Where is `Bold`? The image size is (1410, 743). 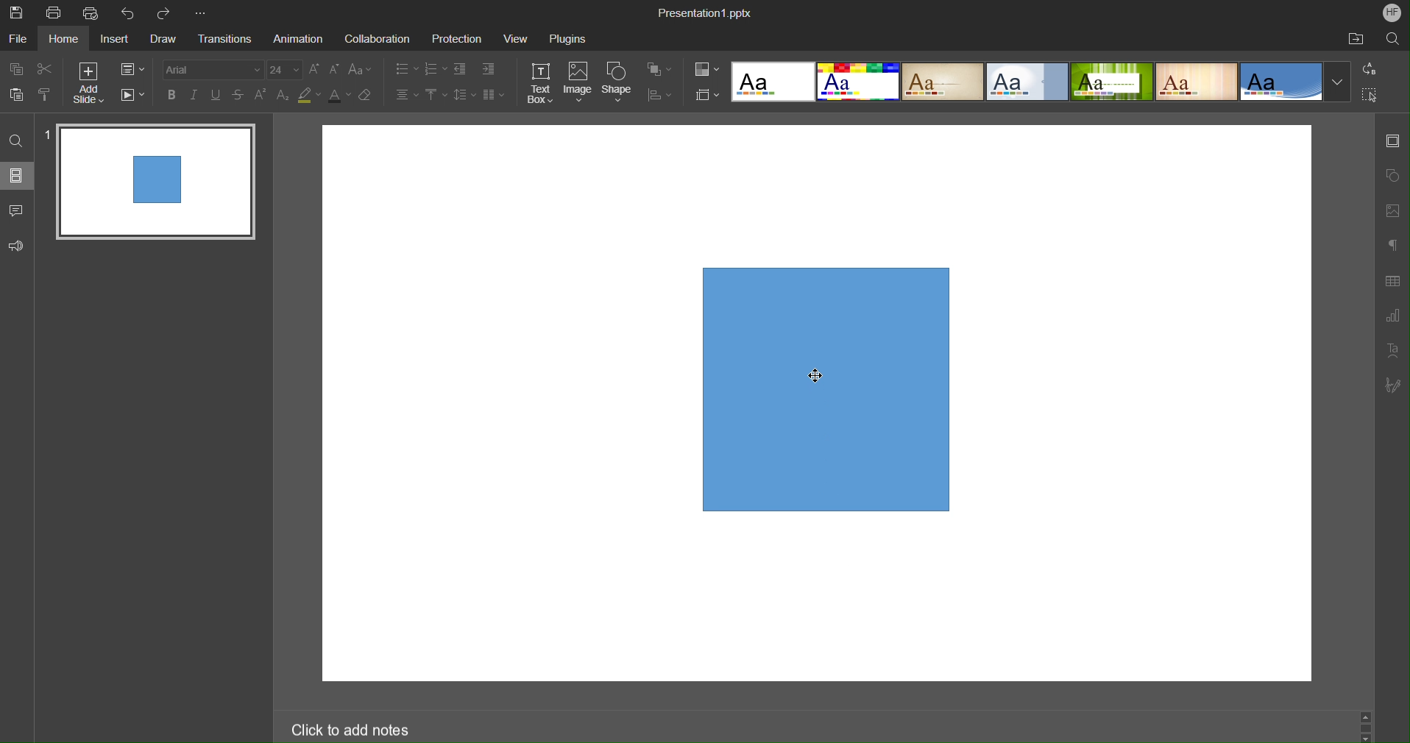 Bold is located at coordinates (174, 95).